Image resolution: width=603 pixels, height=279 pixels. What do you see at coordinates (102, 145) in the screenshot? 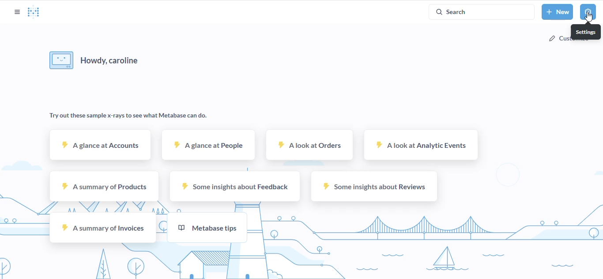
I see `a glance at accounts` at bounding box center [102, 145].